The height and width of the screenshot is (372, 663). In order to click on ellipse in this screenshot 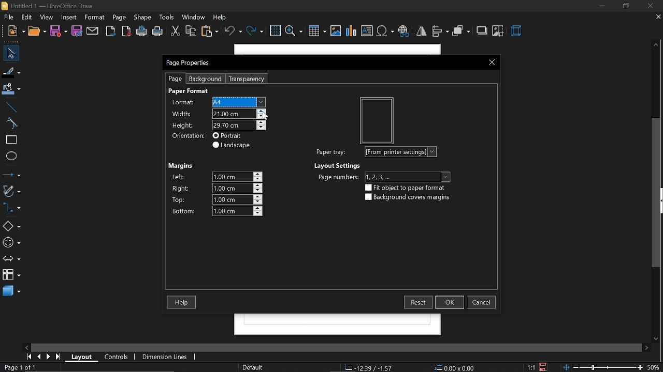, I will do `click(11, 157)`.